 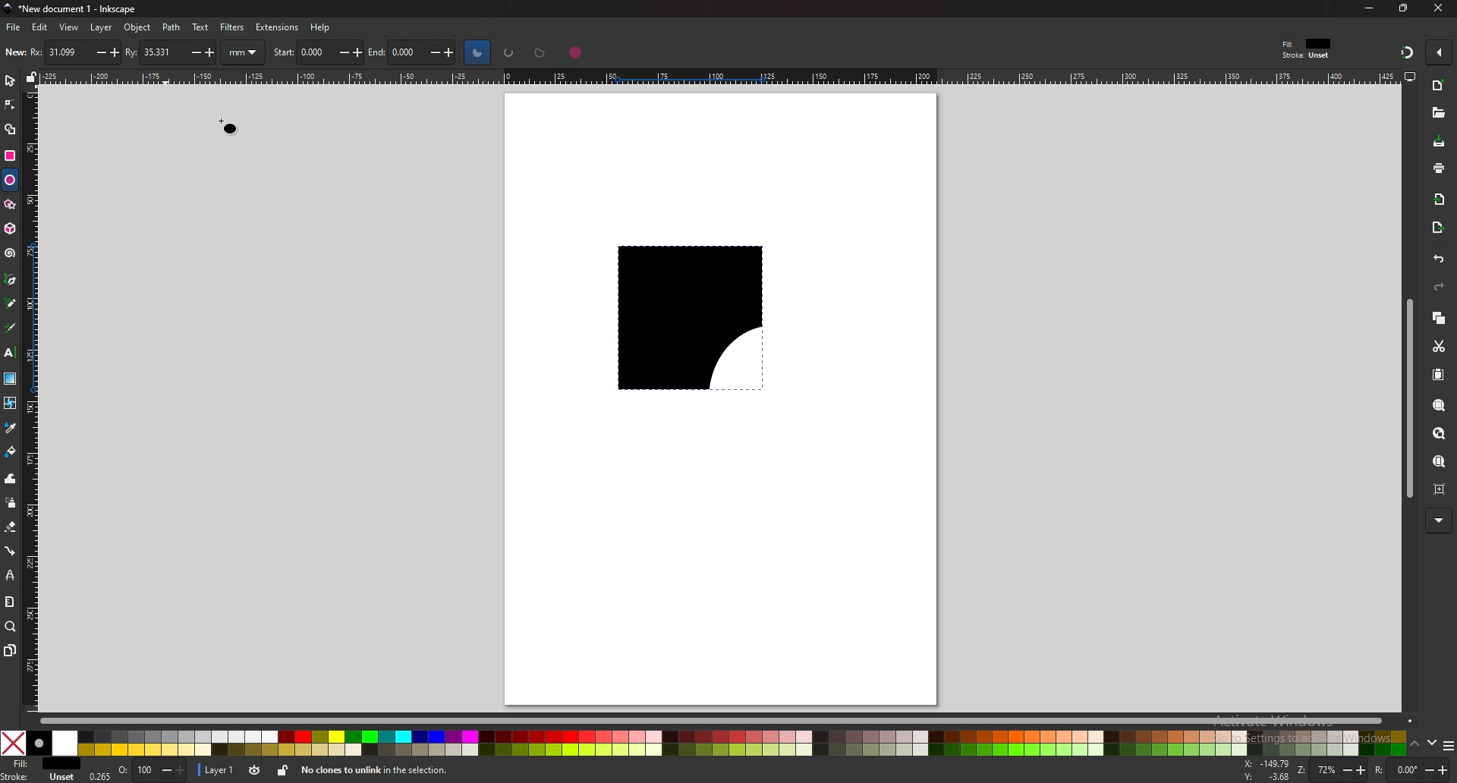 I want to click on rectangle, so click(x=11, y=154).